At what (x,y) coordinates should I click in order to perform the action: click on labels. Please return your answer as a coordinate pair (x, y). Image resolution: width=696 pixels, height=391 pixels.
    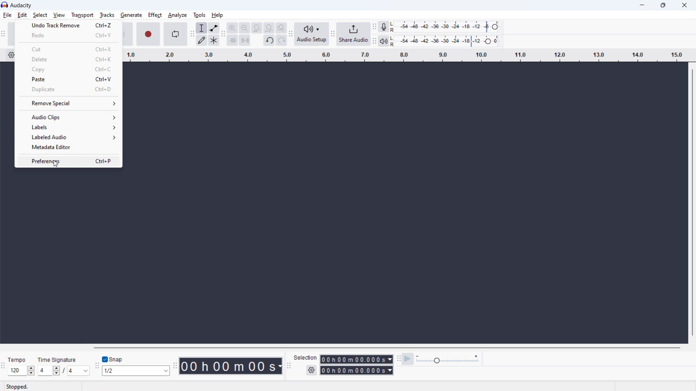
    Looking at the image, I should click on (70, 127).